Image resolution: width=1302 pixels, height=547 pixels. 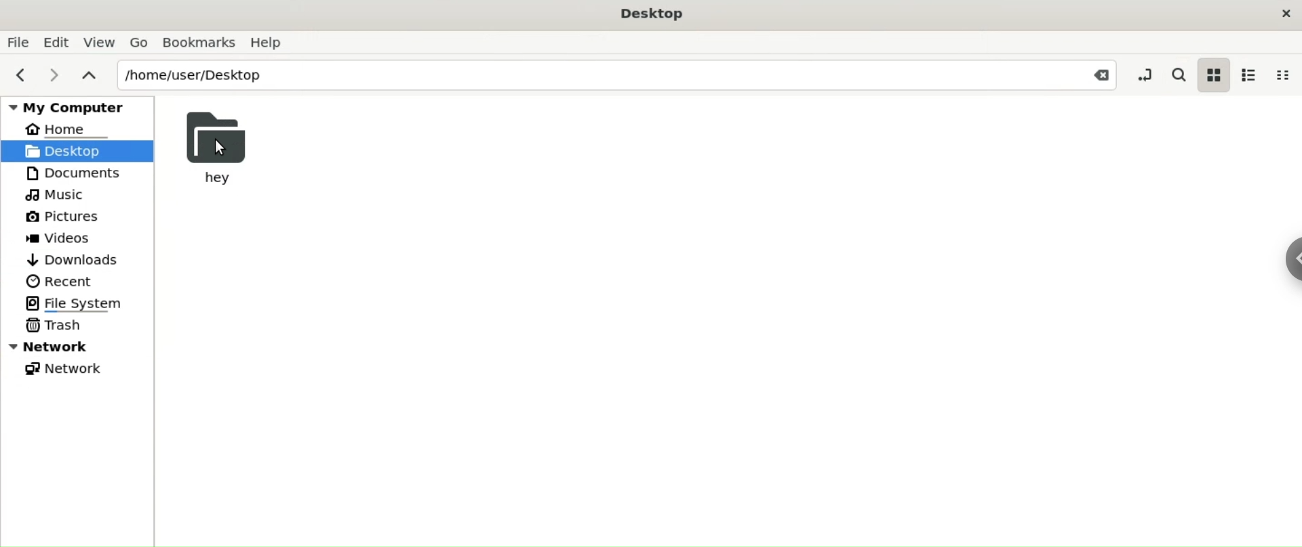 I want to click on icon view, so click(x=1214, y=75).